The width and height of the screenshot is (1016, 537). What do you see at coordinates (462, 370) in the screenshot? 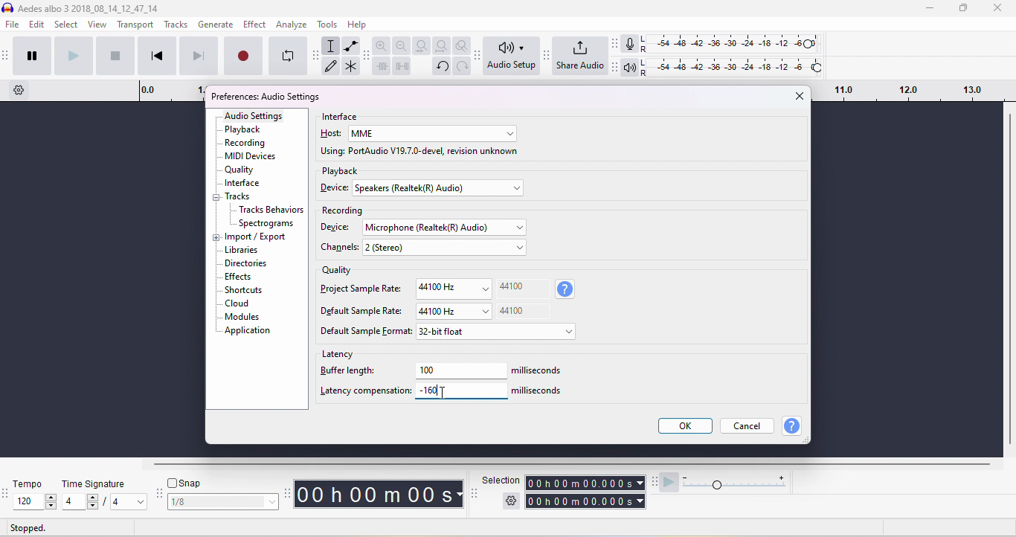
I see `100` at bounding box center [462, 370].